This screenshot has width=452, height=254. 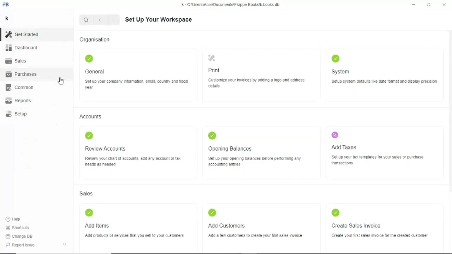 What do you see at coordinates (22, 48) in the screenshot?
I see `Dashboard` at bounding box center [22, 48].